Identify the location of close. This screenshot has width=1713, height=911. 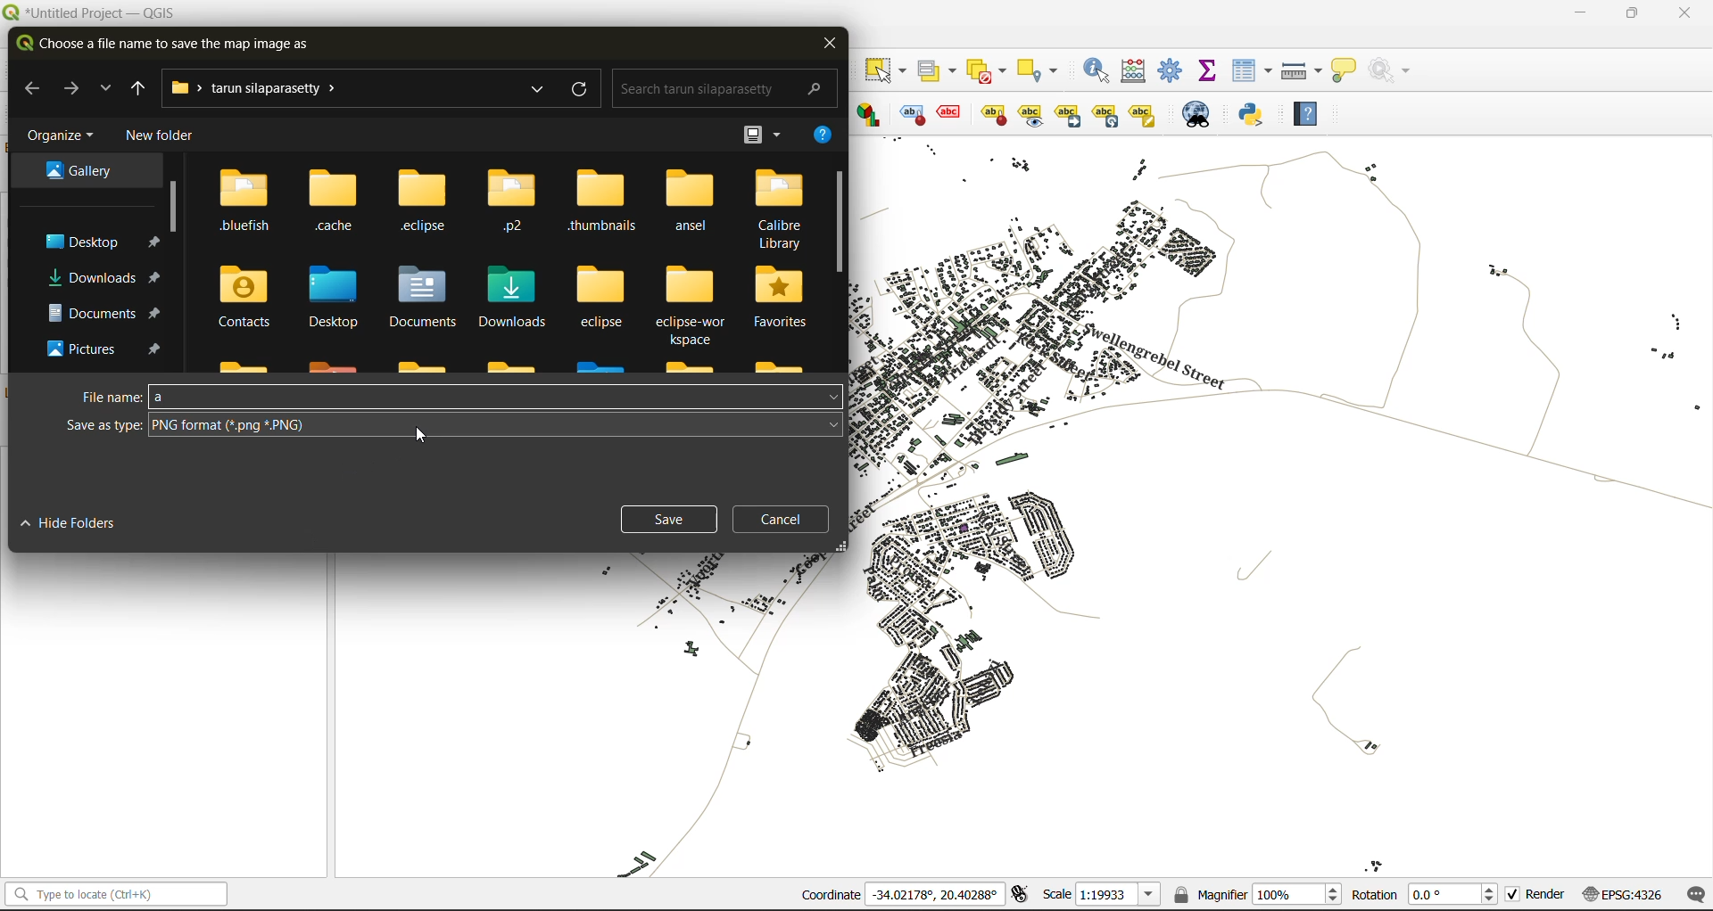
(829, 45).